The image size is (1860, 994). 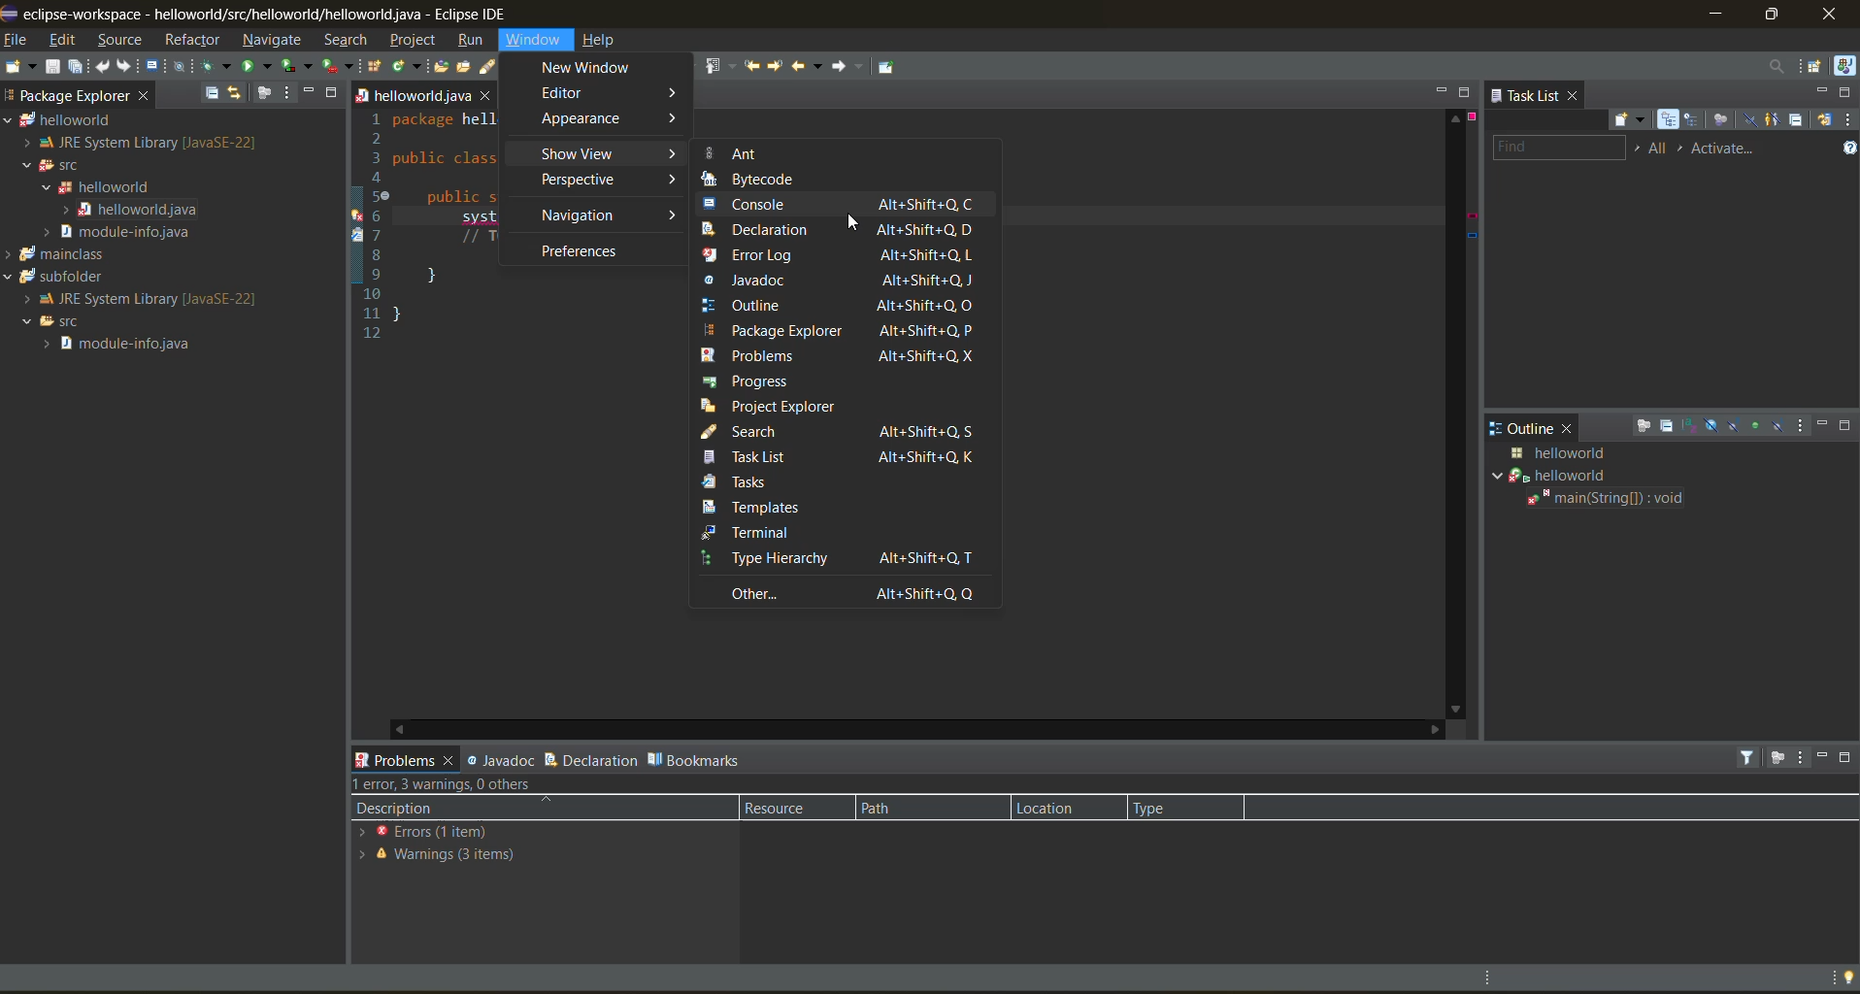 What do you see at coordinates (848, 66) in the screenshot?
I see `forward` at bounding box center [848, 66].